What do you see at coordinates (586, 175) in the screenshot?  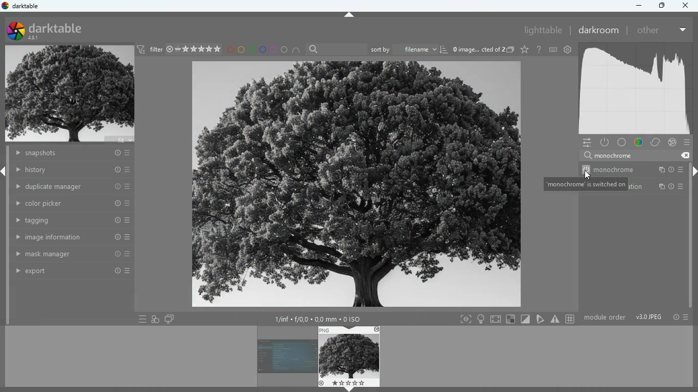 I see `cursor` at bounding box center [586, 175].